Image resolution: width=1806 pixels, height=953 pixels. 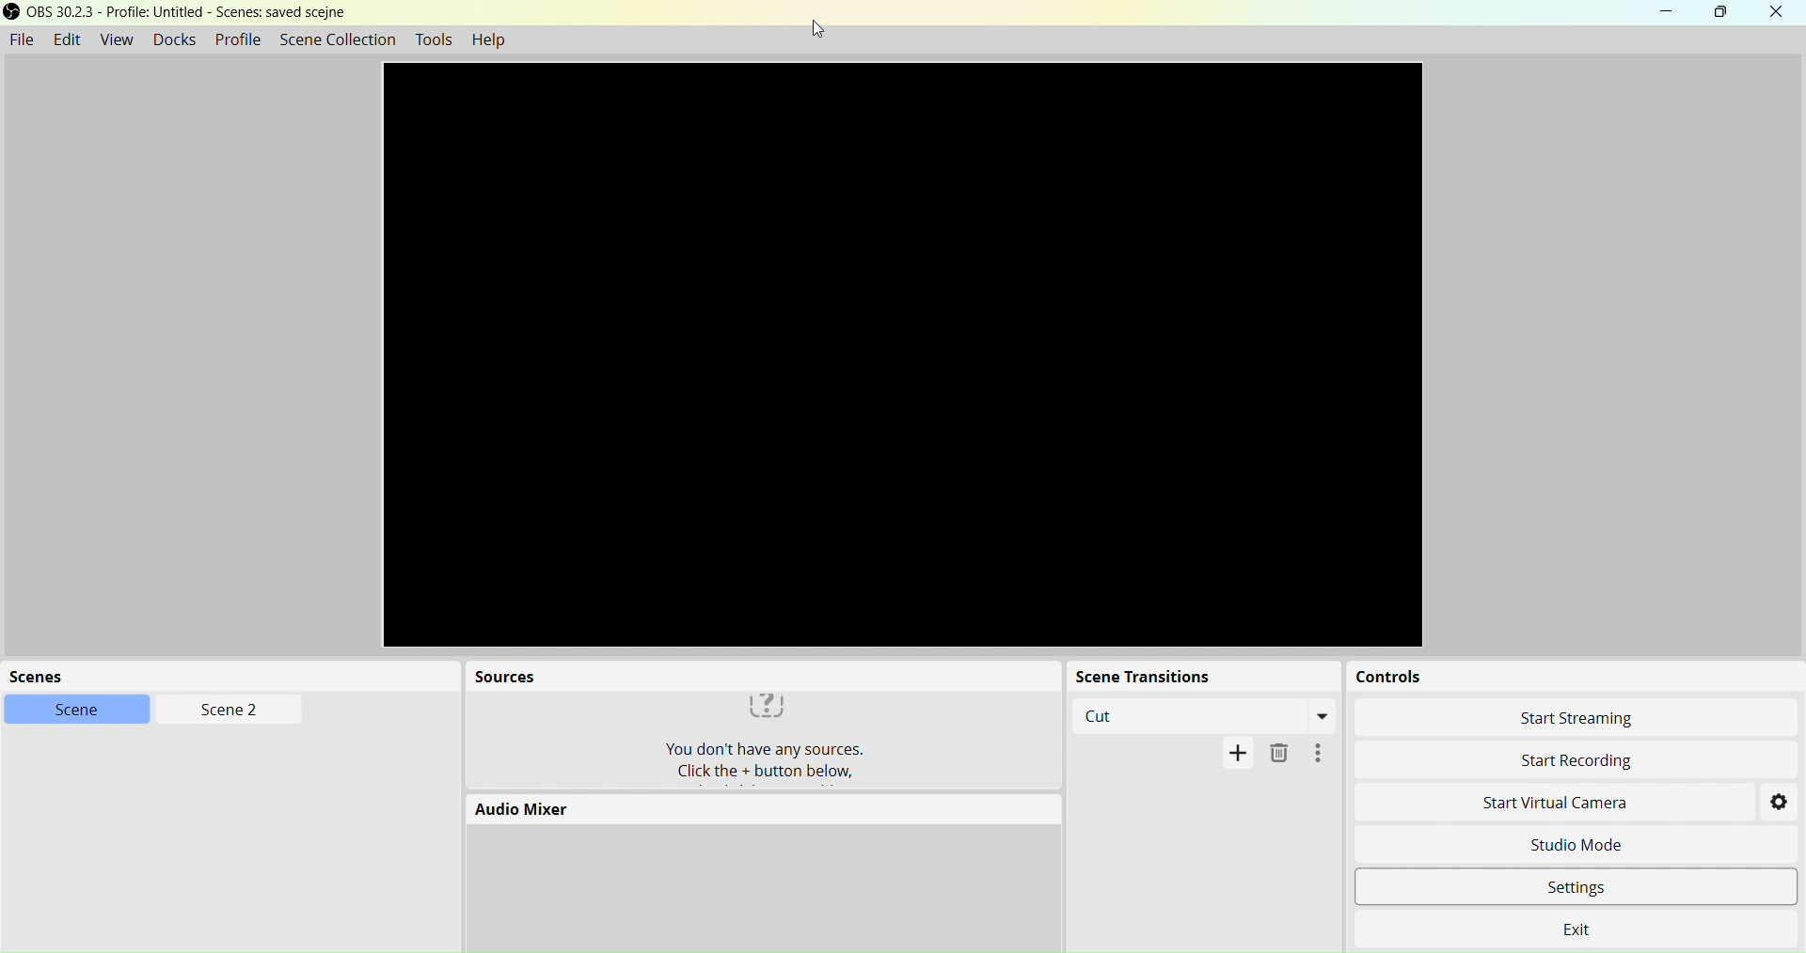 I want to click on View, so click(x=114, y=39).